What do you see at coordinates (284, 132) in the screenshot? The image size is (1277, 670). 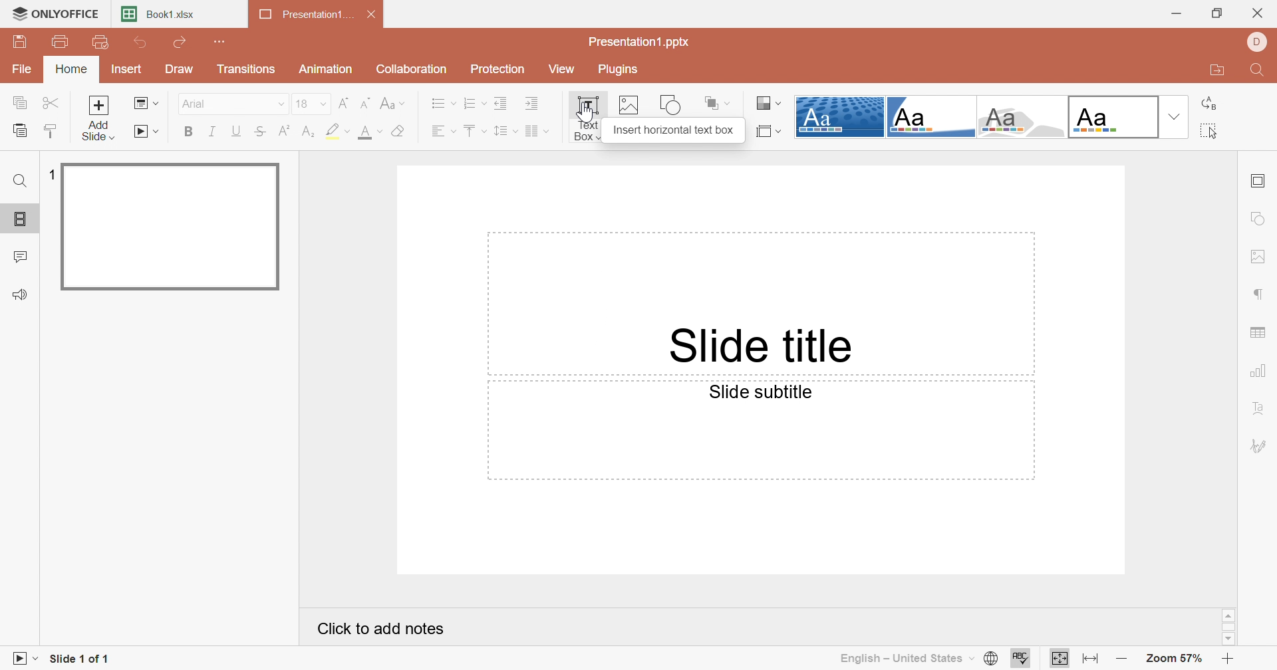 I see `Superscript` at bounding box center [284, 132].